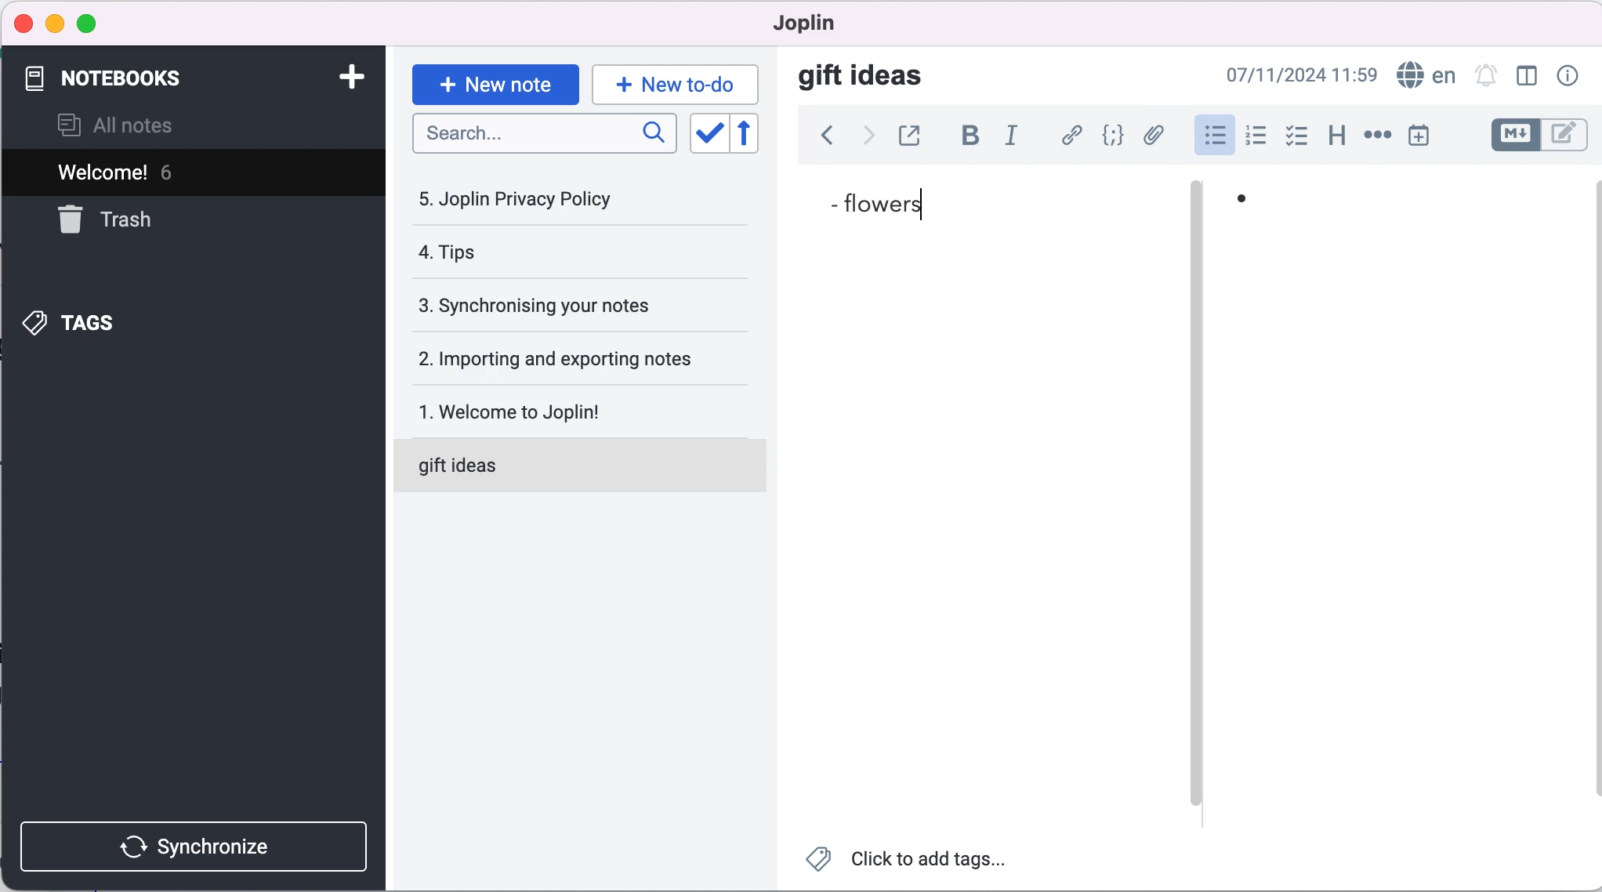 This screenshot has width=1602, height=892. Describe the element at coordinates (803, 23) in the screenshot. I see `joplin` at that location.